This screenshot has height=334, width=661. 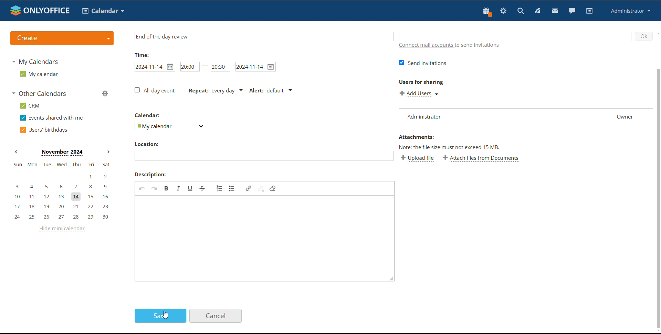 I want to click on Attach file from documents, so click(x=481, y=159).